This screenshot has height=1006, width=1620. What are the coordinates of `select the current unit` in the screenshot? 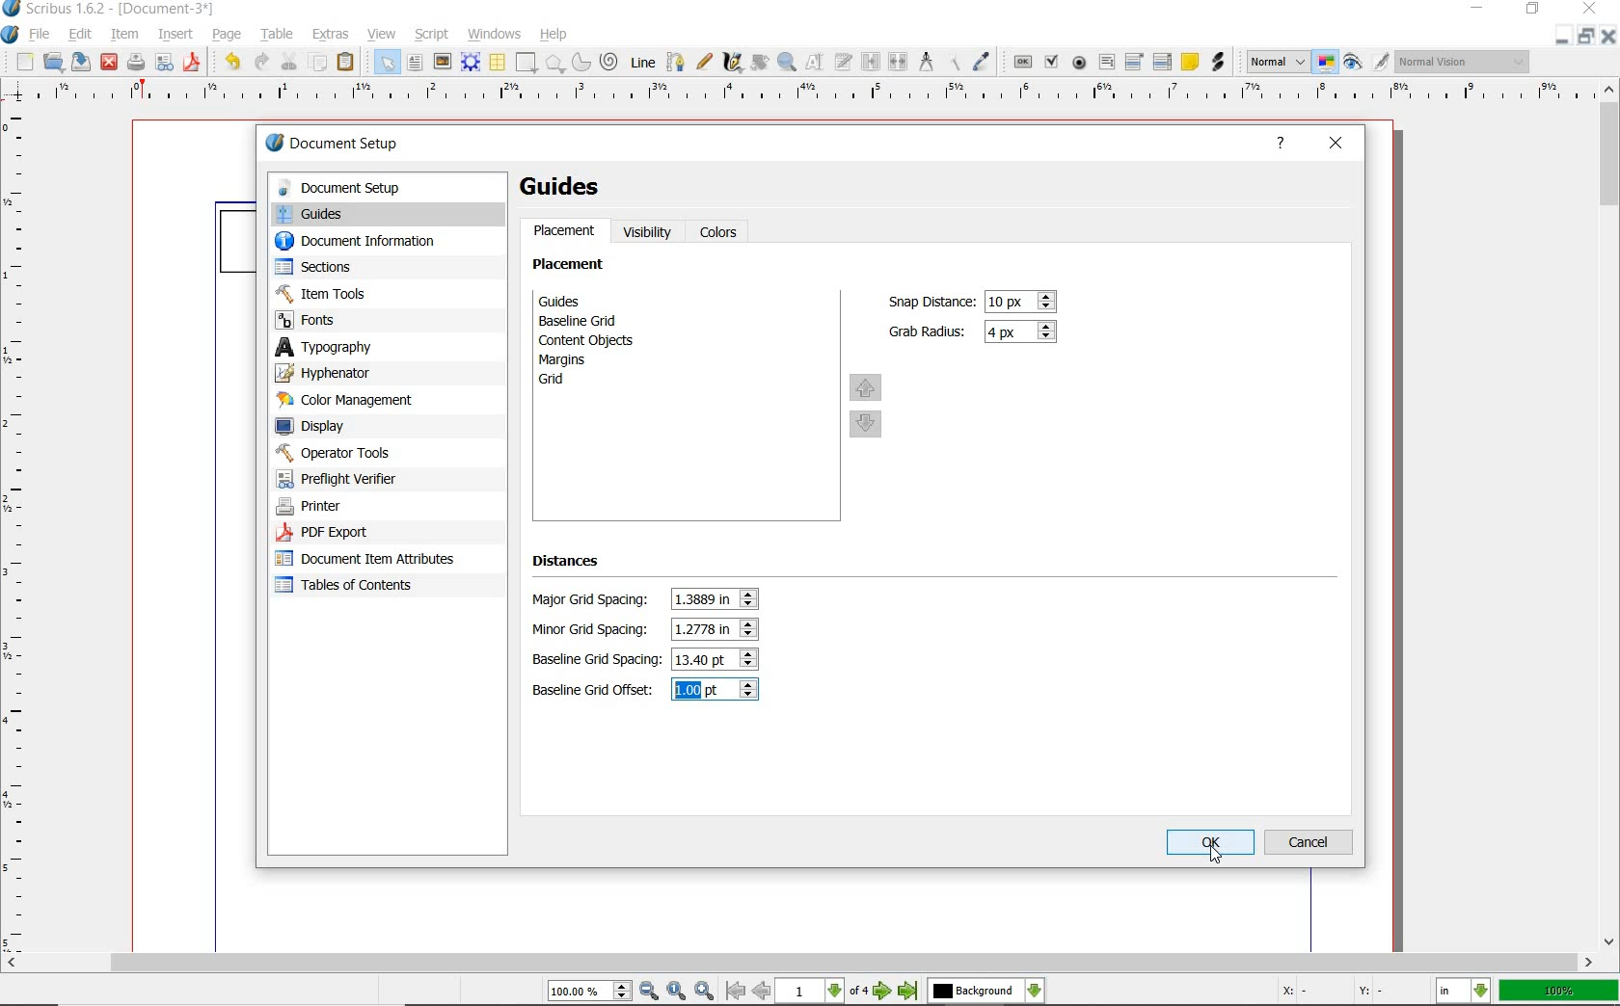 It's located at (1466, 992).